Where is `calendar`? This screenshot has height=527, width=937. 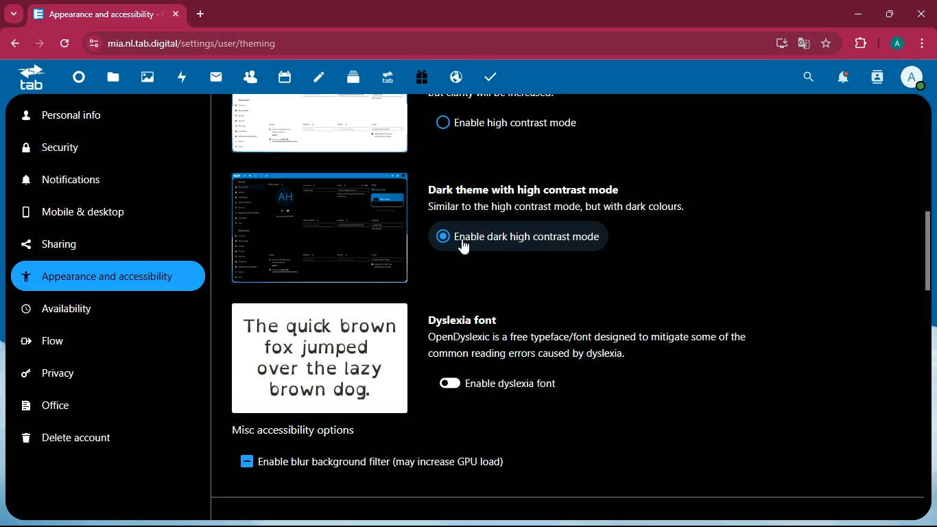
calendar is located at coordinates (287, 81).